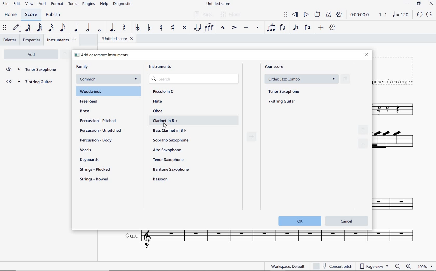 The image size is (436, 271). Describe the element at coordinates (339, 15) in the screenshot. I see `PLAYBACK SETTINGS` at that location.